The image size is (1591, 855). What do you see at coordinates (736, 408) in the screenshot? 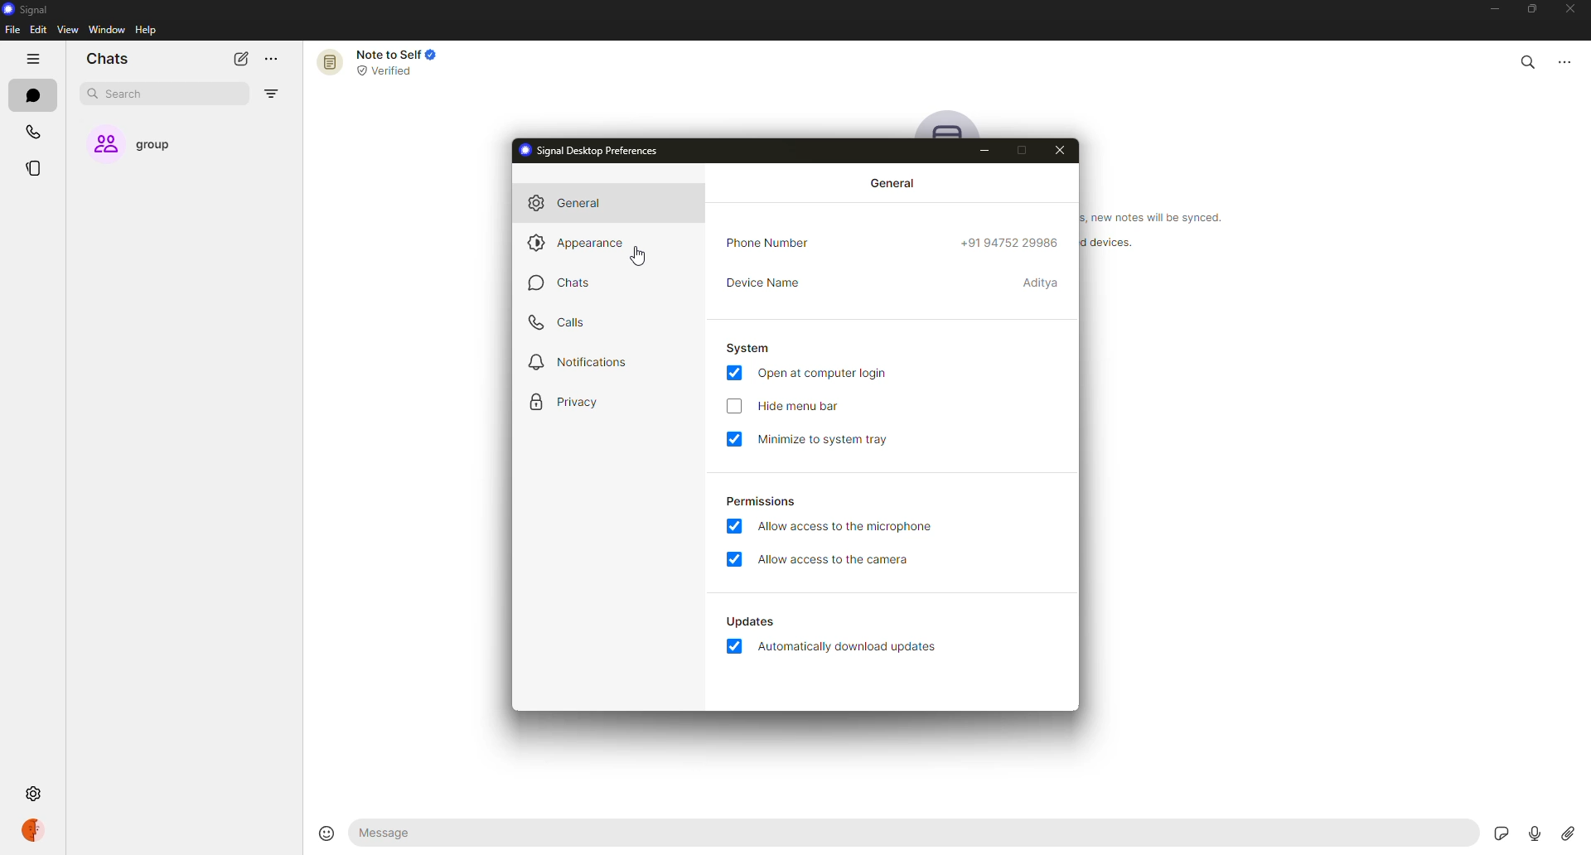
I see `enable` at bounding box center [736, 408].